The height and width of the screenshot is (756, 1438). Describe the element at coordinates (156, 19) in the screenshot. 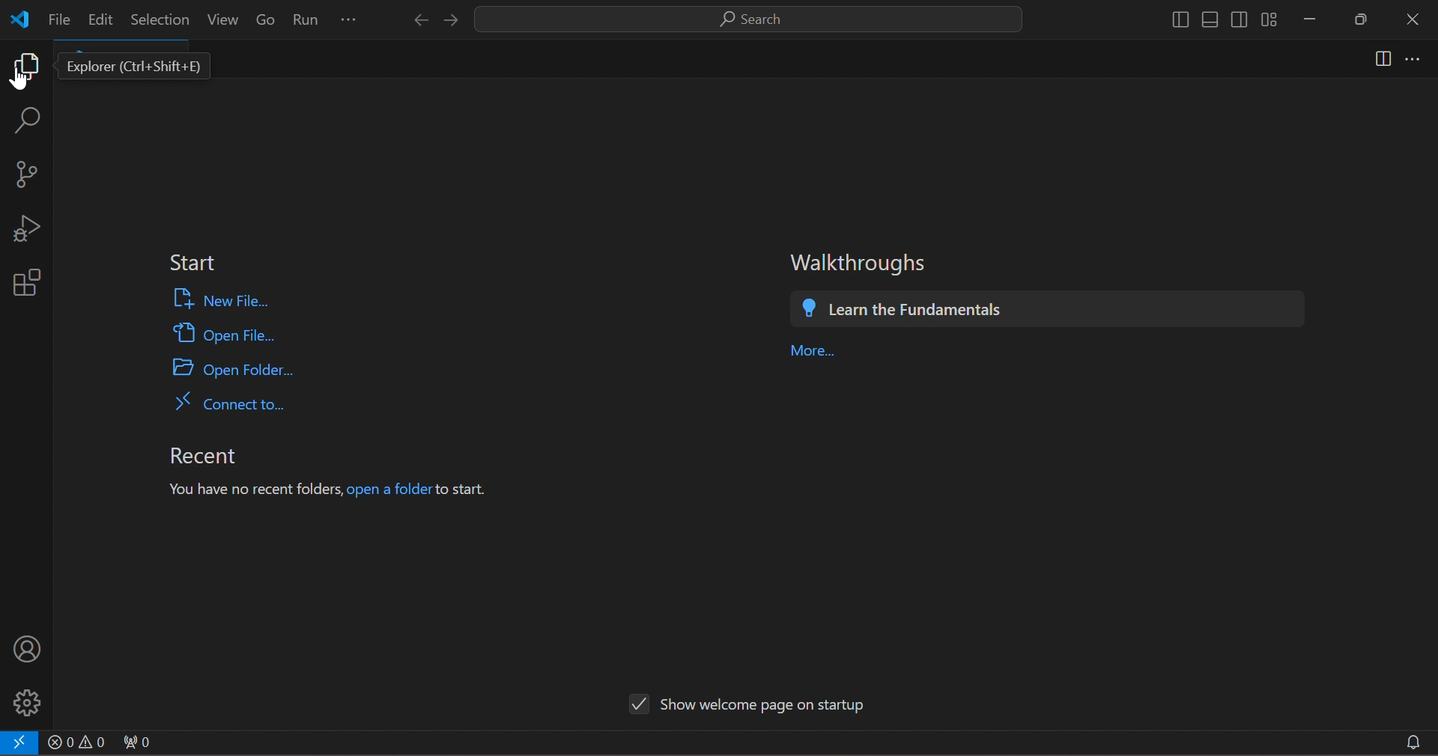

I see `selection` at that location.